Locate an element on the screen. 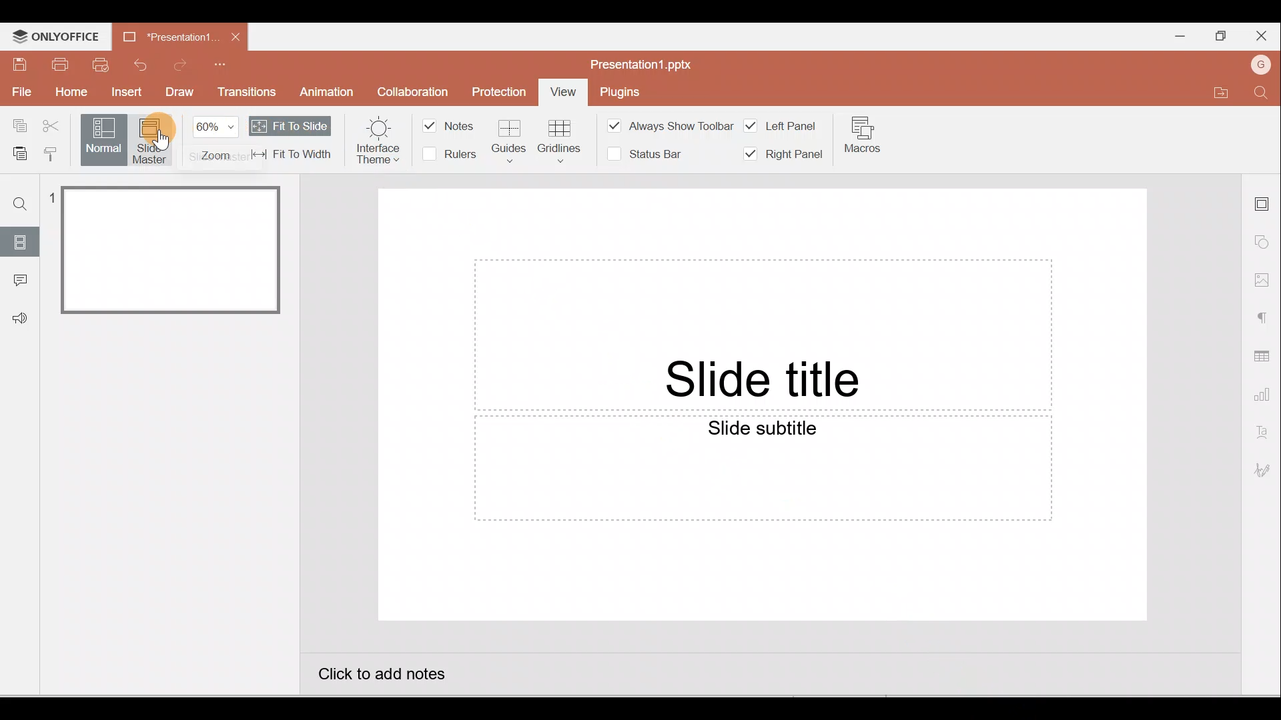  Document name is located at coordinates (641, 61).